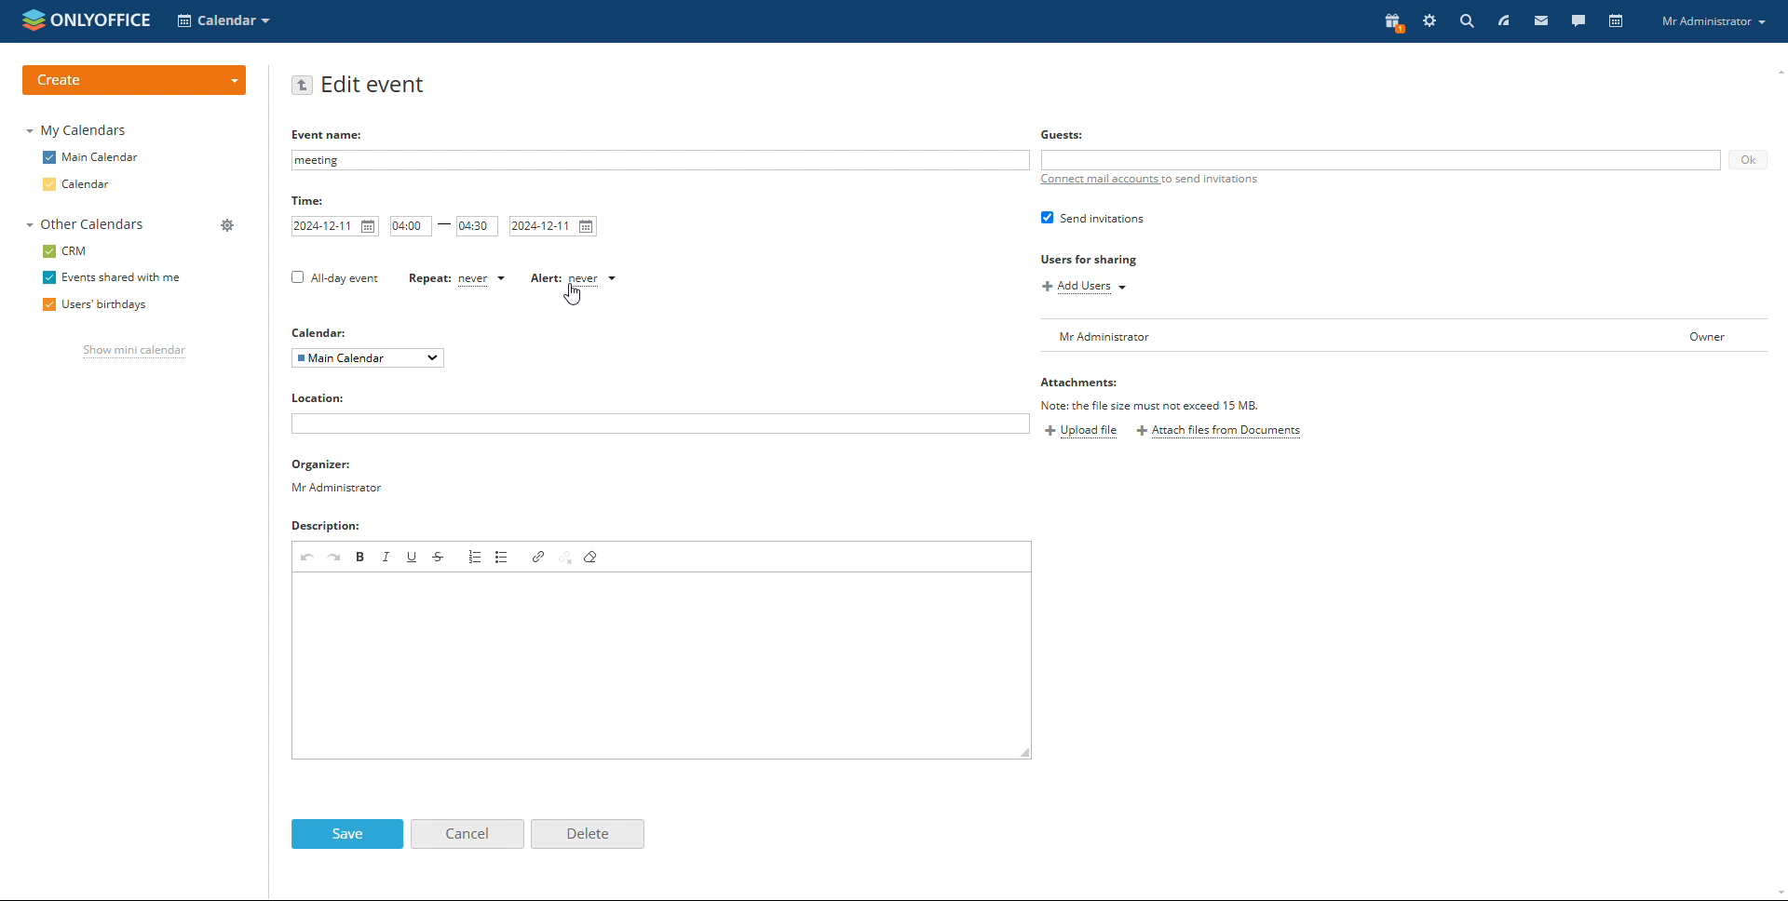 Image resolution: width=1788 pixels, height=901 pixels. Describe the element at coordinates (455, 278) in the screenshot. I see `event repetition` at that location.